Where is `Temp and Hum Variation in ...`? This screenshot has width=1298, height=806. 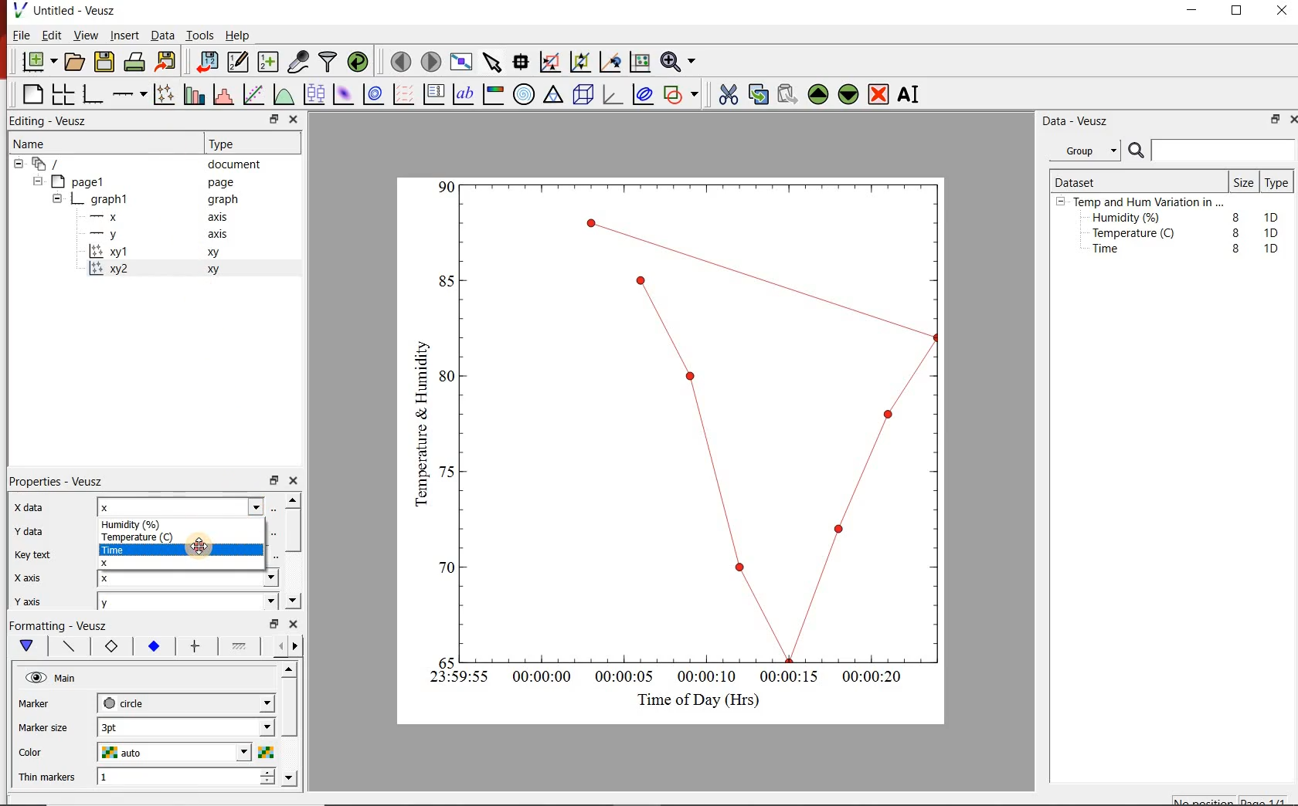 Temp and Hum Variation in ... is located at coordinates (1148, 202).